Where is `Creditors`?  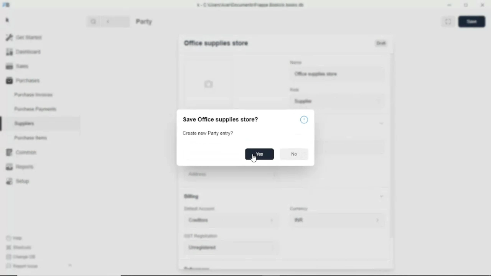
Creditors is located at coordinates (231, 220).